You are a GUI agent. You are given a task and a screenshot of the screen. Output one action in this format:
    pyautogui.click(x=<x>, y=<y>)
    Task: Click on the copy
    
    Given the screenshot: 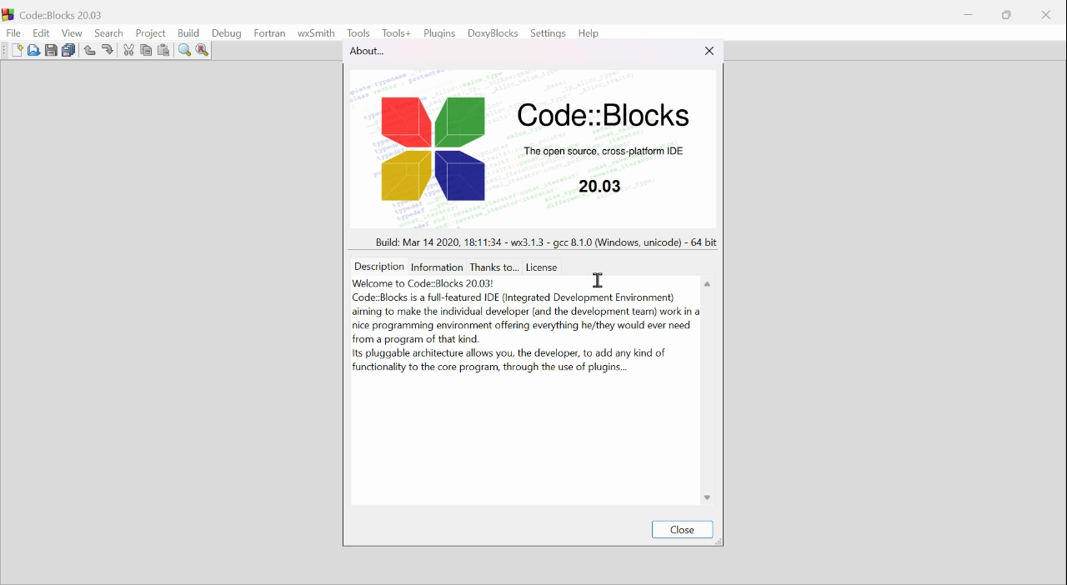 What is the action you would take?
    pyautogui.click(x=144, y=49)
    